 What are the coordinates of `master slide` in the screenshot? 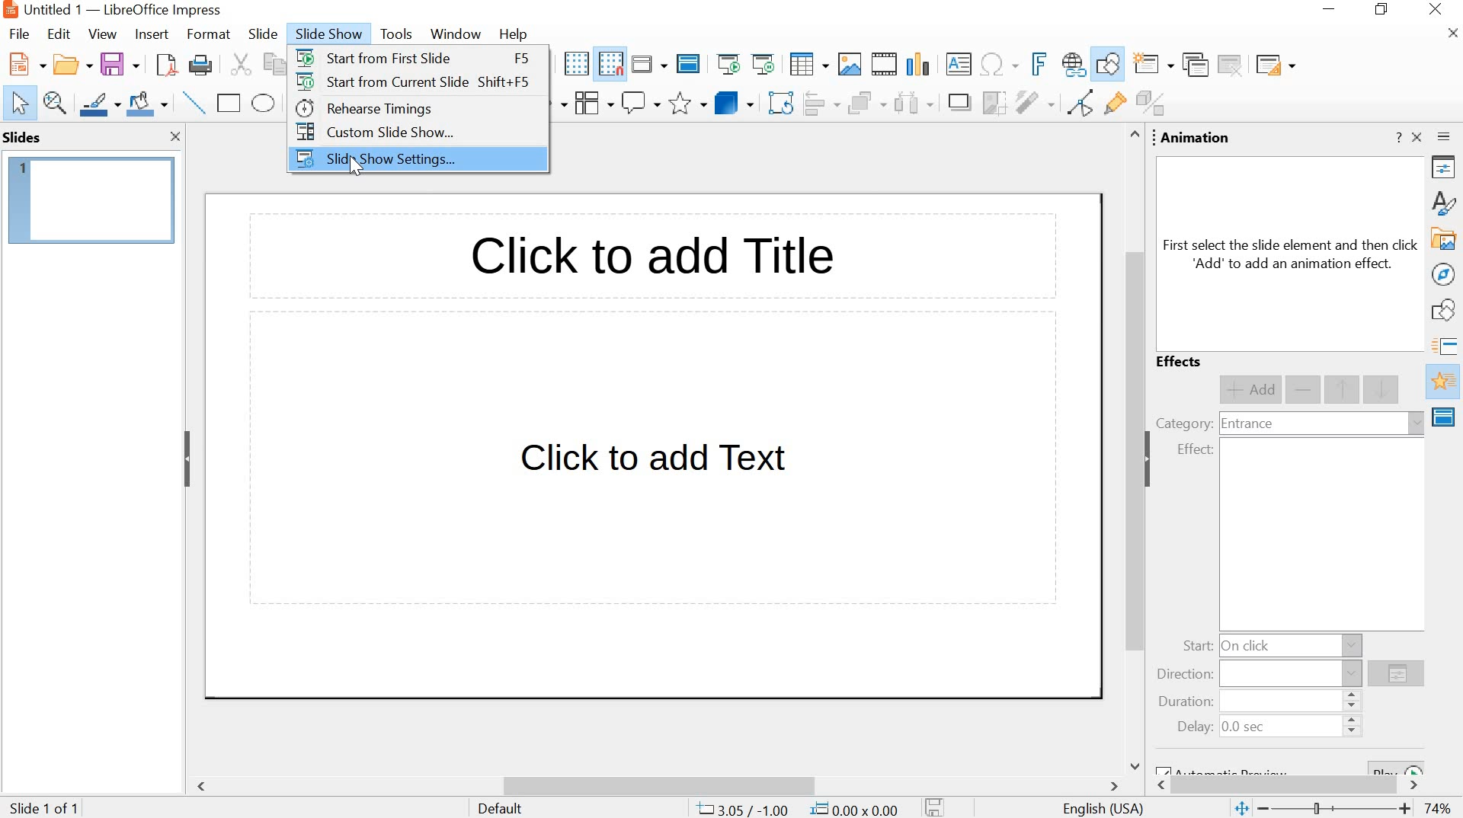 It's located at (688, 65).